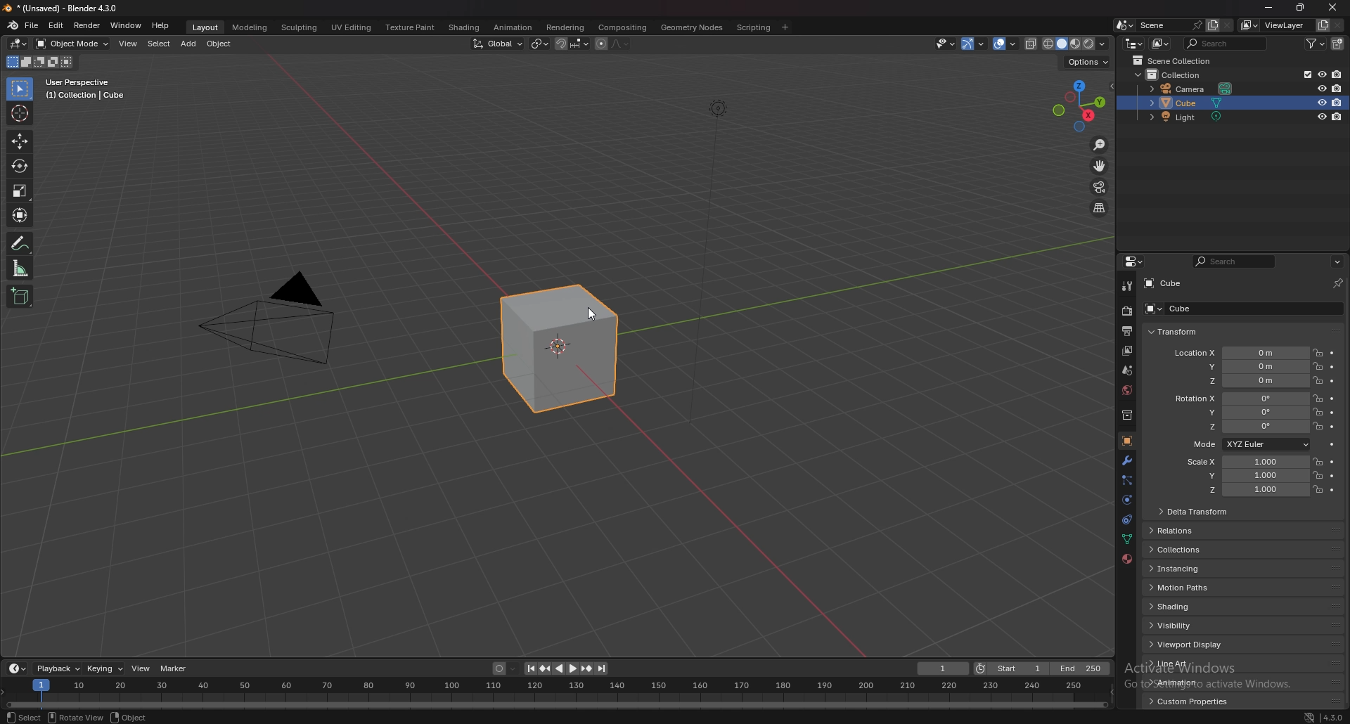 This screenshot has height=724, width=1350. Describe the element at coordinates (586, 669) in the screenshot. I see `jump to keyframe` at that location.